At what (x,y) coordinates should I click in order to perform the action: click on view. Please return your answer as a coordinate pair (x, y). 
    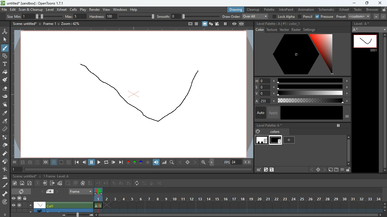
    Looking at the image, I should click on (13, 198).